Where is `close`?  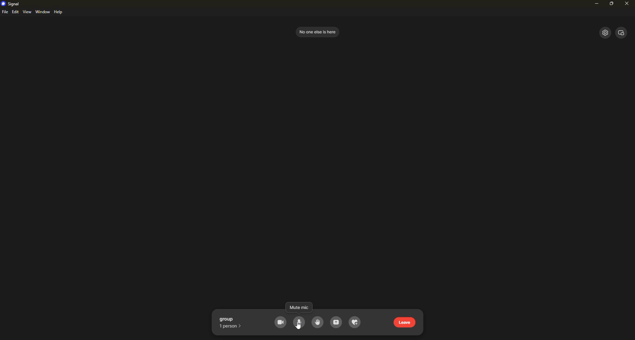
close is located at coordinates (626, 4).